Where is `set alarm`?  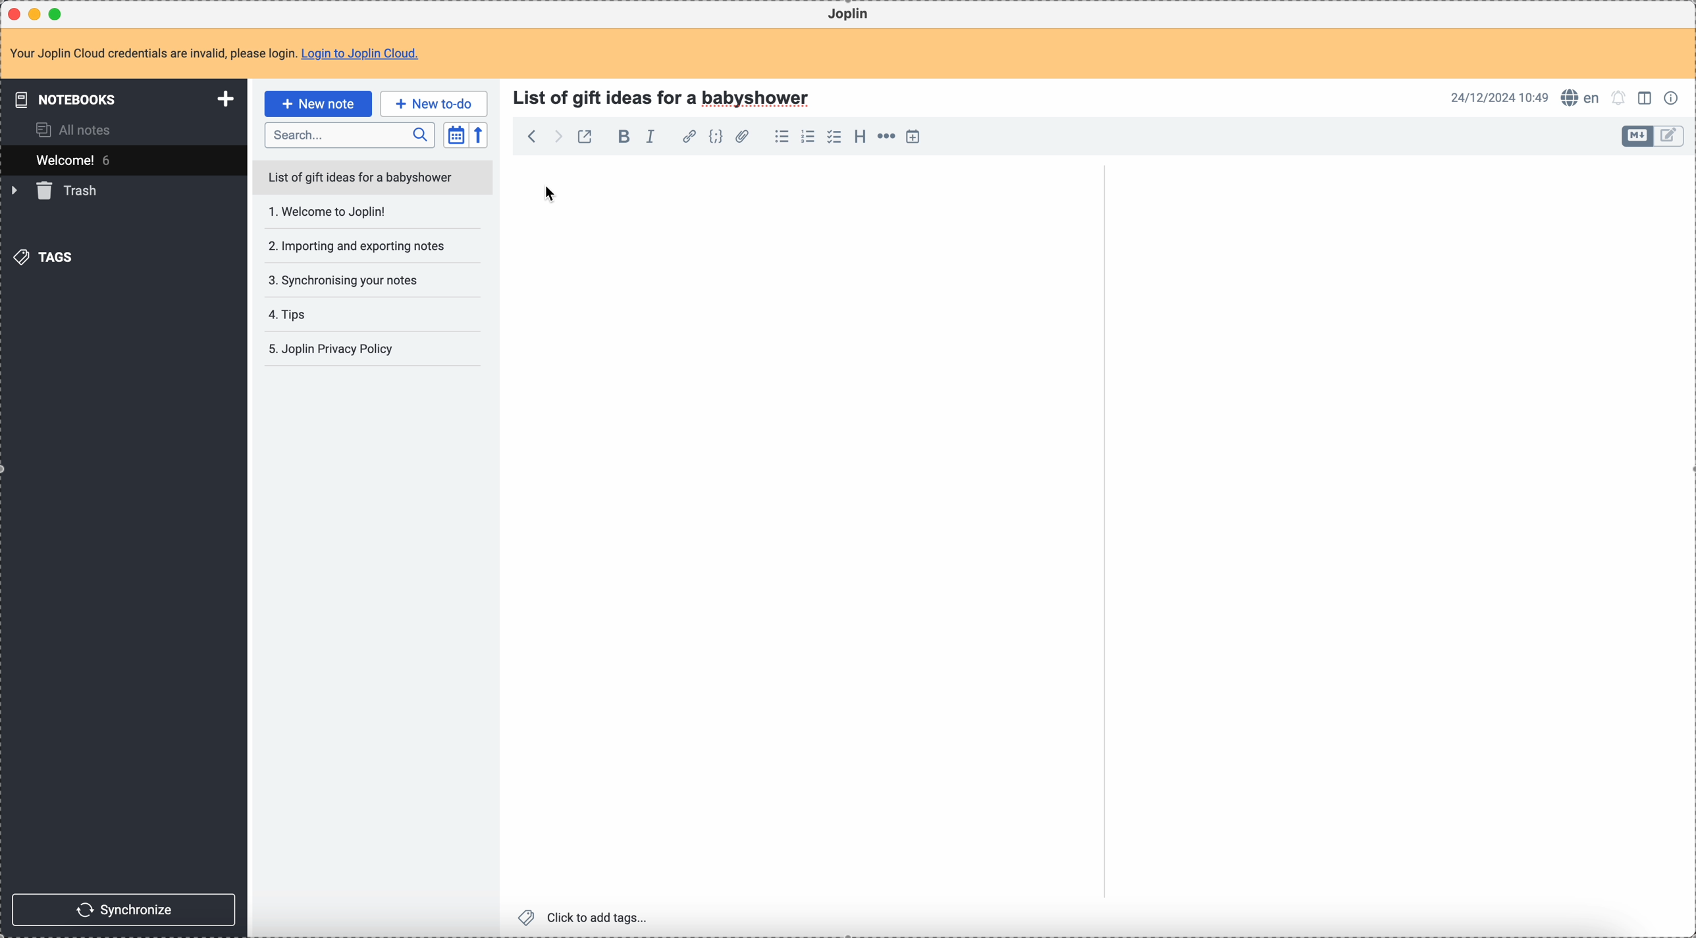 set alarm is located at coordinates (1619, 98).